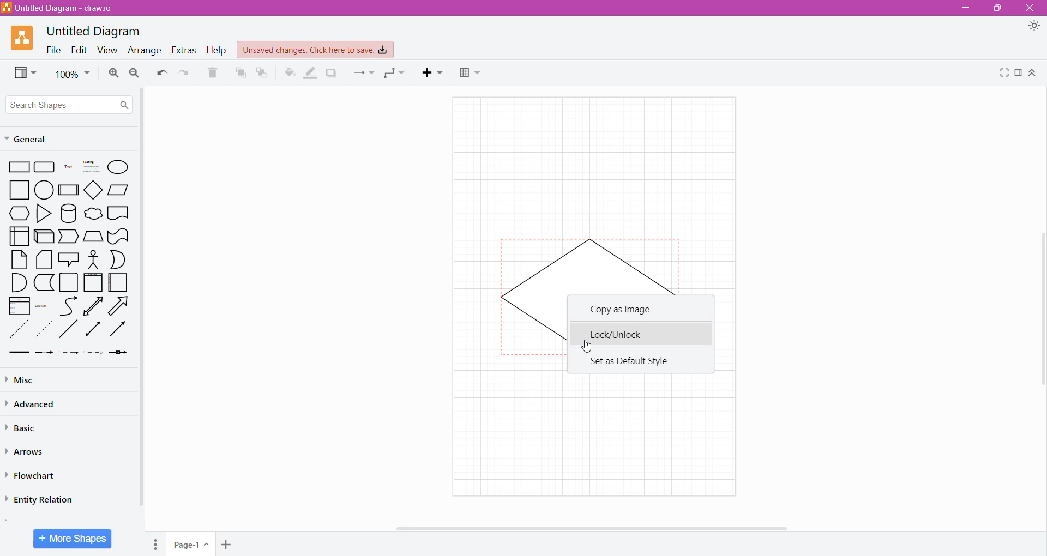  I want to click on Horizontal Scroll Bar, so click(594, 527).